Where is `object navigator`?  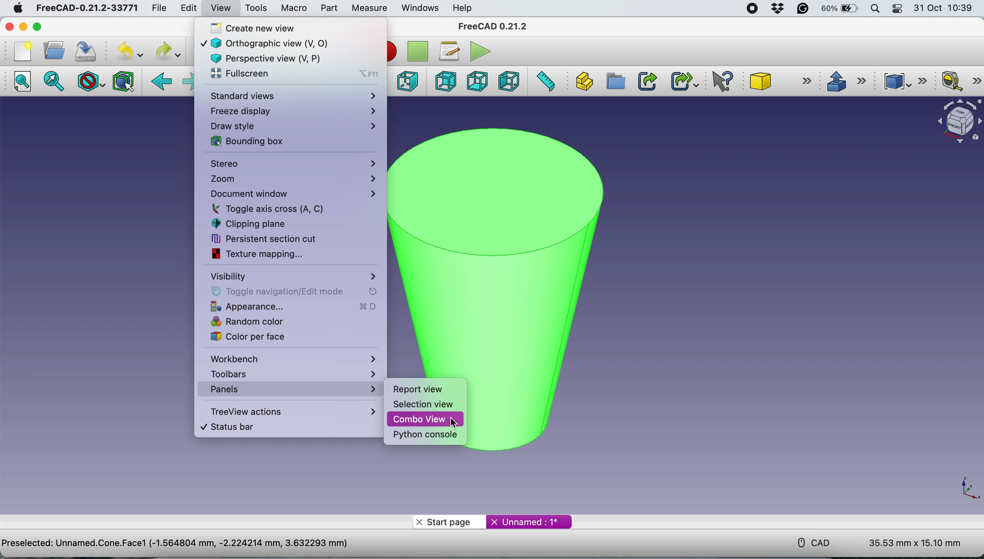
object navigator is located at coordinates (955, 121).